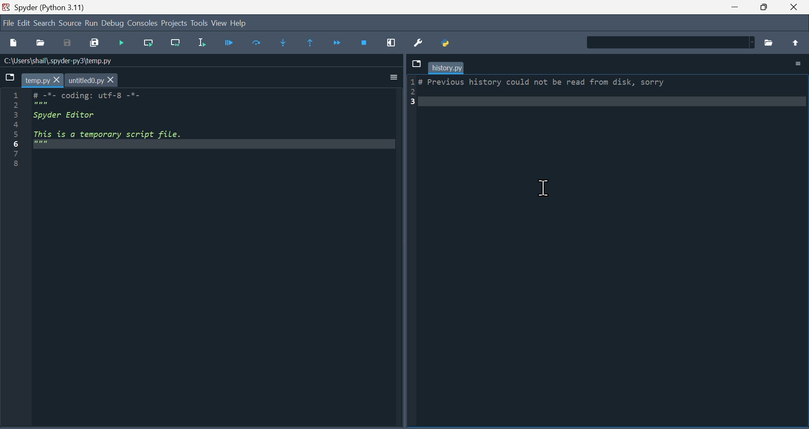 Image resolution: width=809 pixels, height=429 pixels. What do you see at coordinates (70, 23) in the screenshot?
I see `source` at bounding box center [70, 23].